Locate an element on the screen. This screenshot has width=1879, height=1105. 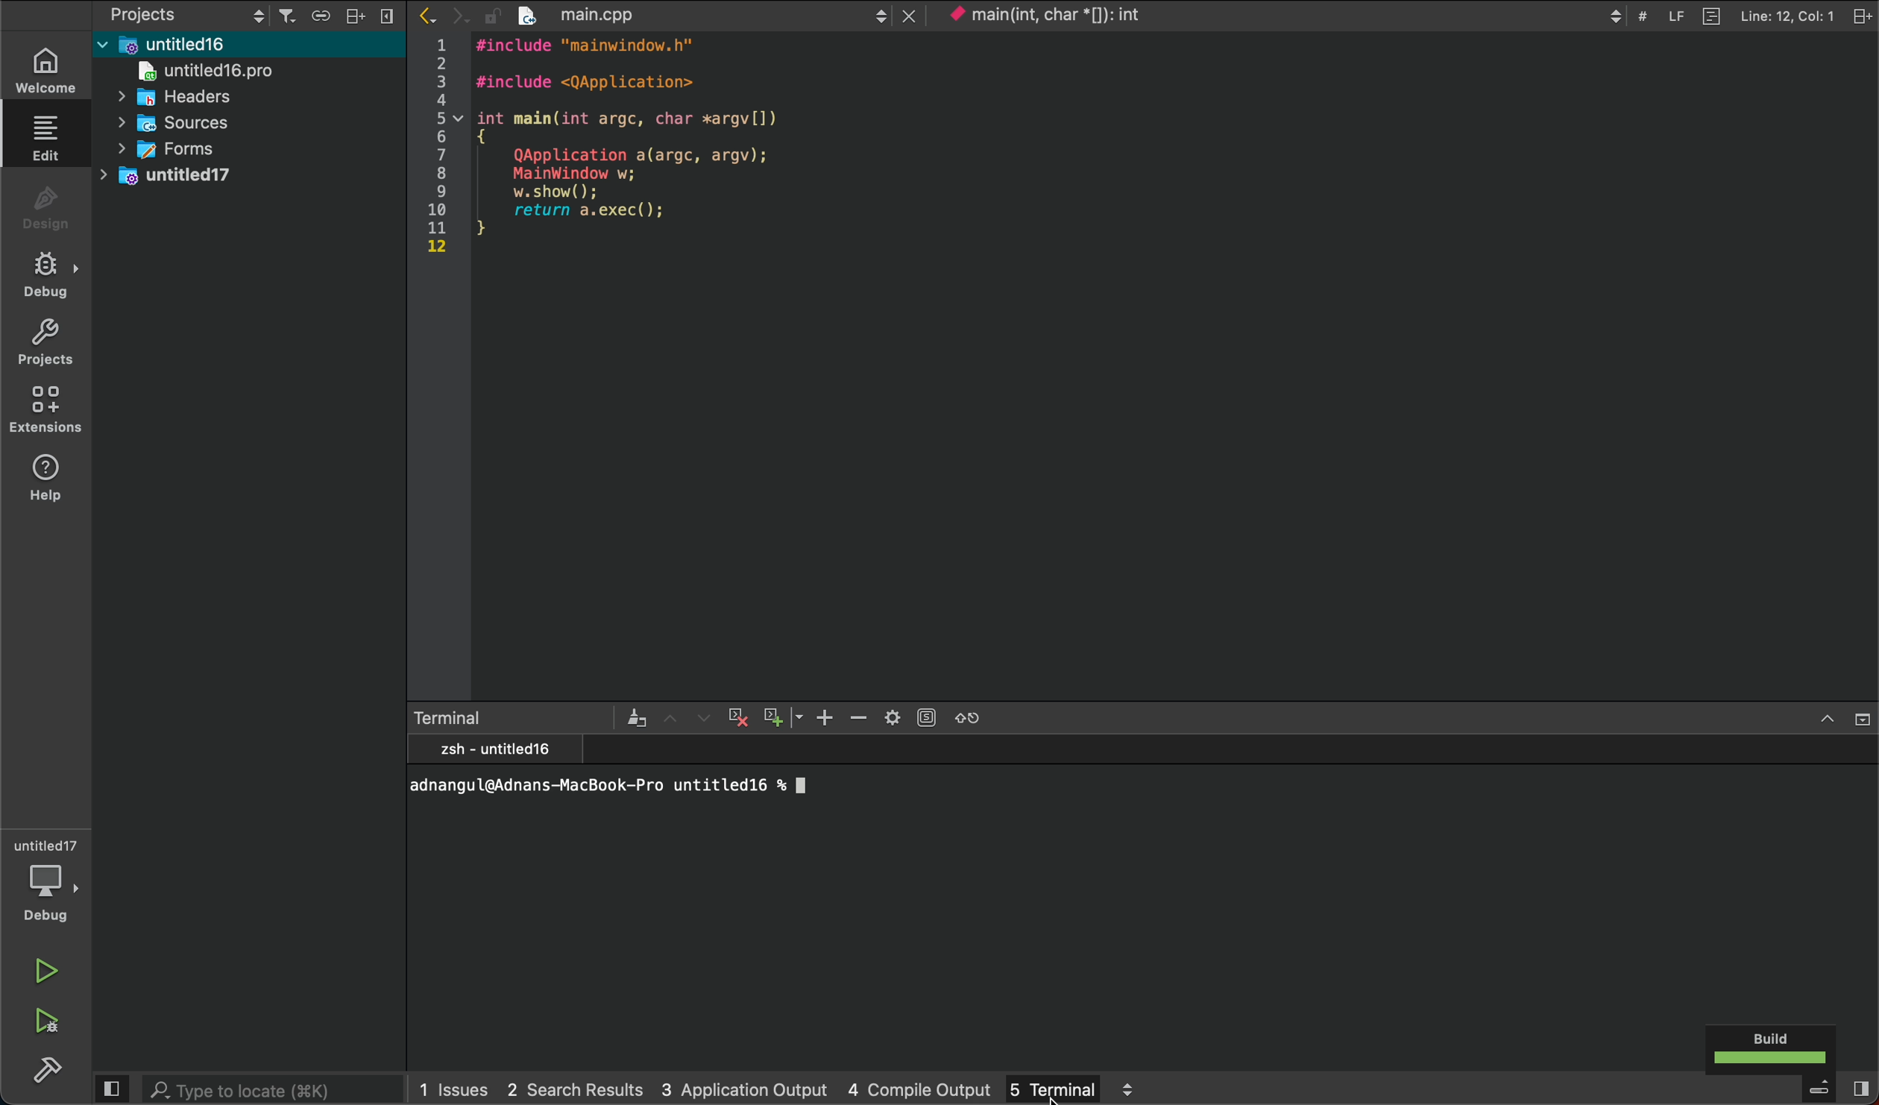
zoom in is located at coordinates (824, 720).